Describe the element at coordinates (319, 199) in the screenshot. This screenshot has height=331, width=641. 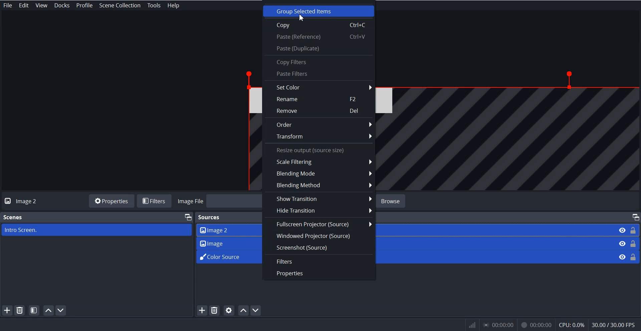
I see `Show Transition` at that location.